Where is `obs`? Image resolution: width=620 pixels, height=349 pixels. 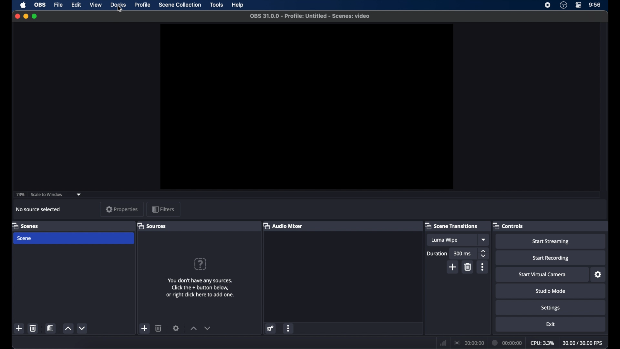
obs is located at coordinates (40, 5).